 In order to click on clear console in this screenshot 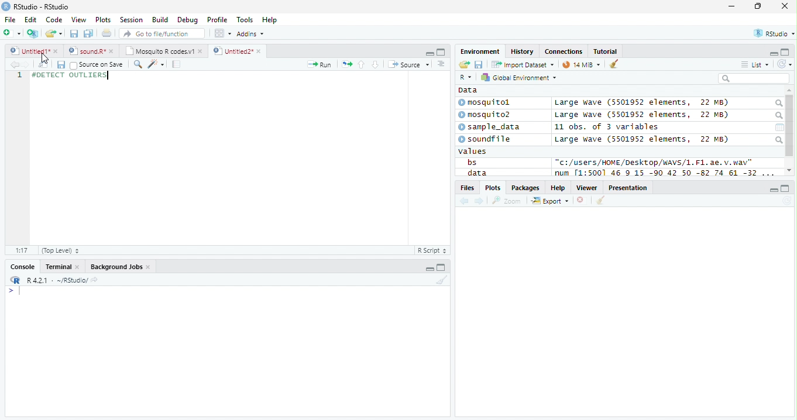, I will do `click(614, 63)`.